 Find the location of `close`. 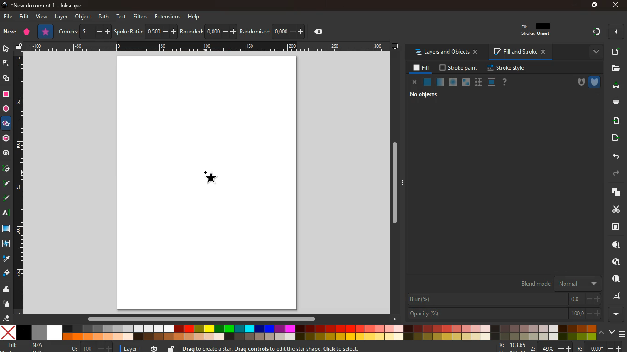

close is located at coordinates (414, 82).